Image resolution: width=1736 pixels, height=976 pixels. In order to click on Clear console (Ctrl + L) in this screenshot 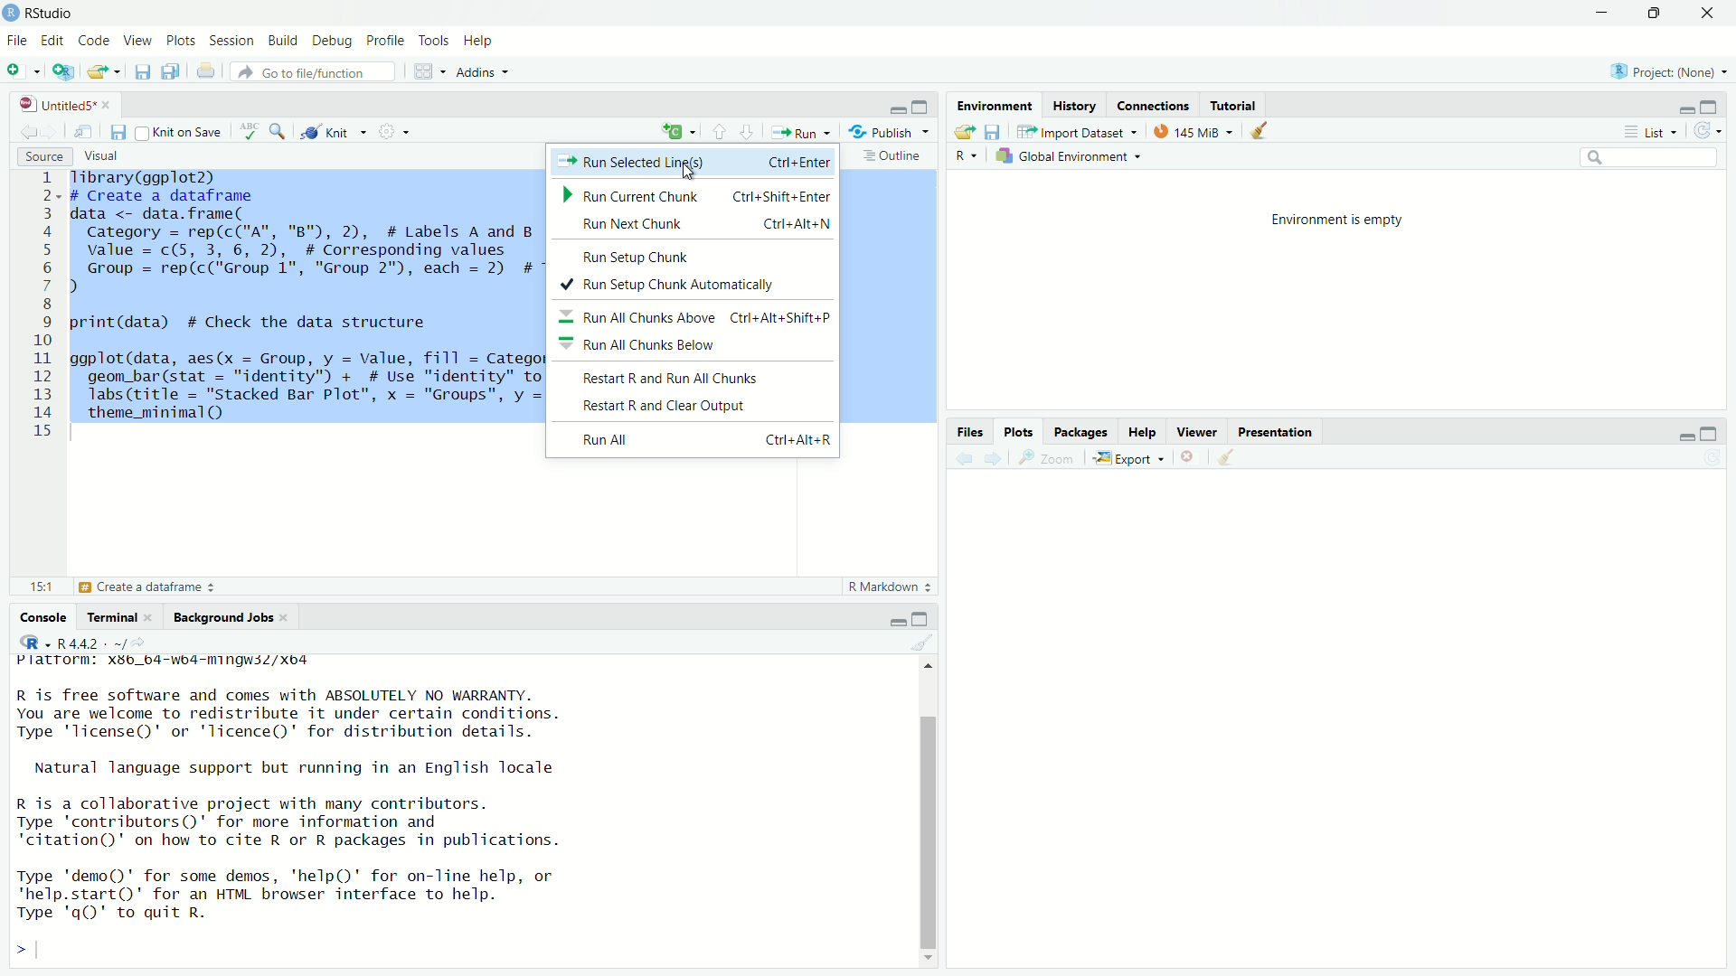, I will do `click(1260, 129)`.